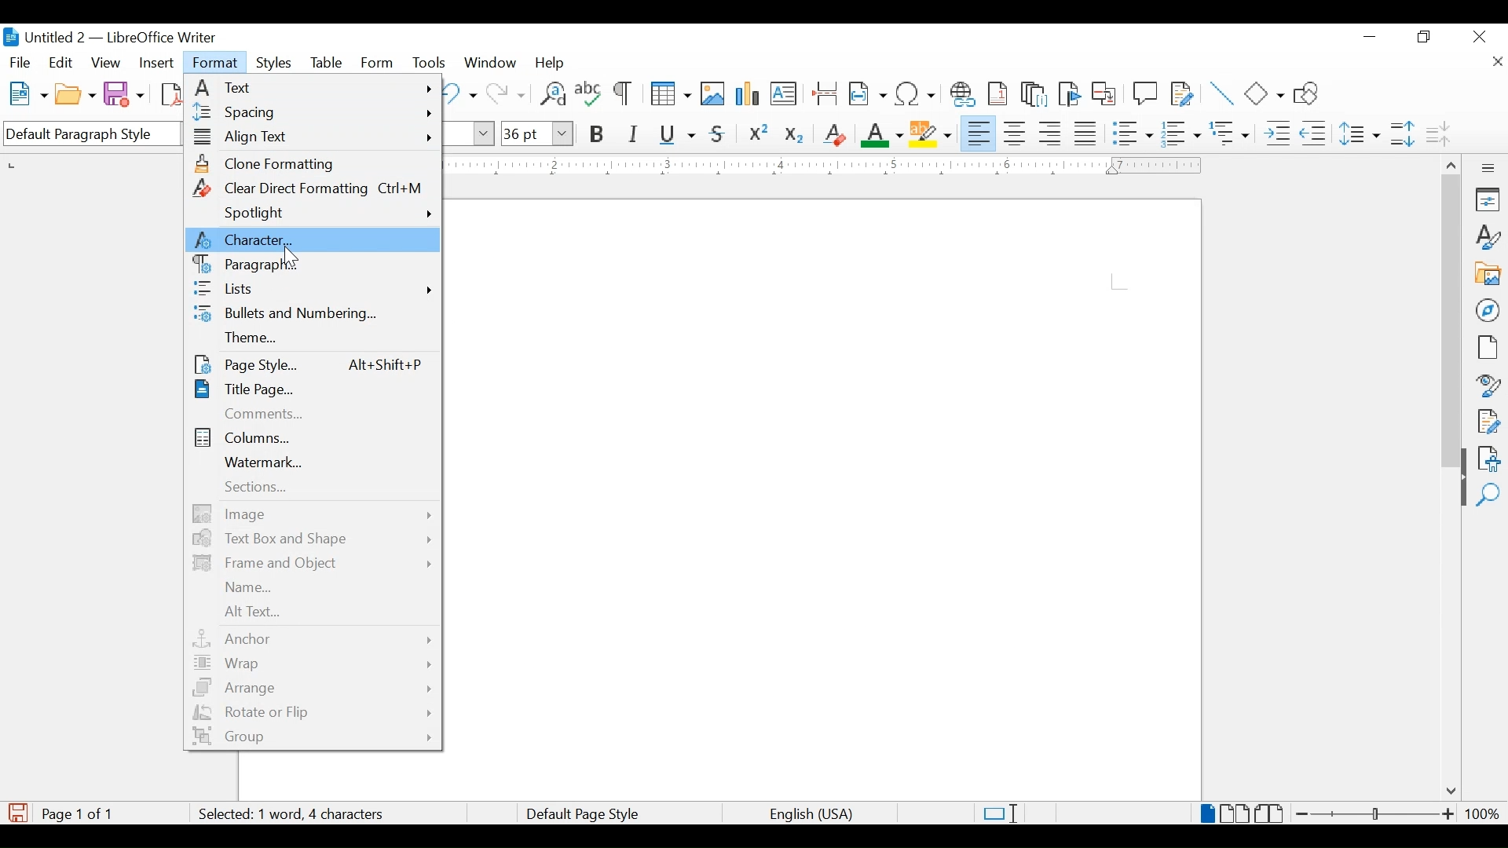 The width and height of the screenshot is (1508, 848). What do you see at coordinates (1051, 133) in the screenshot?
I see `align right` at bounding box center [1051, 133].